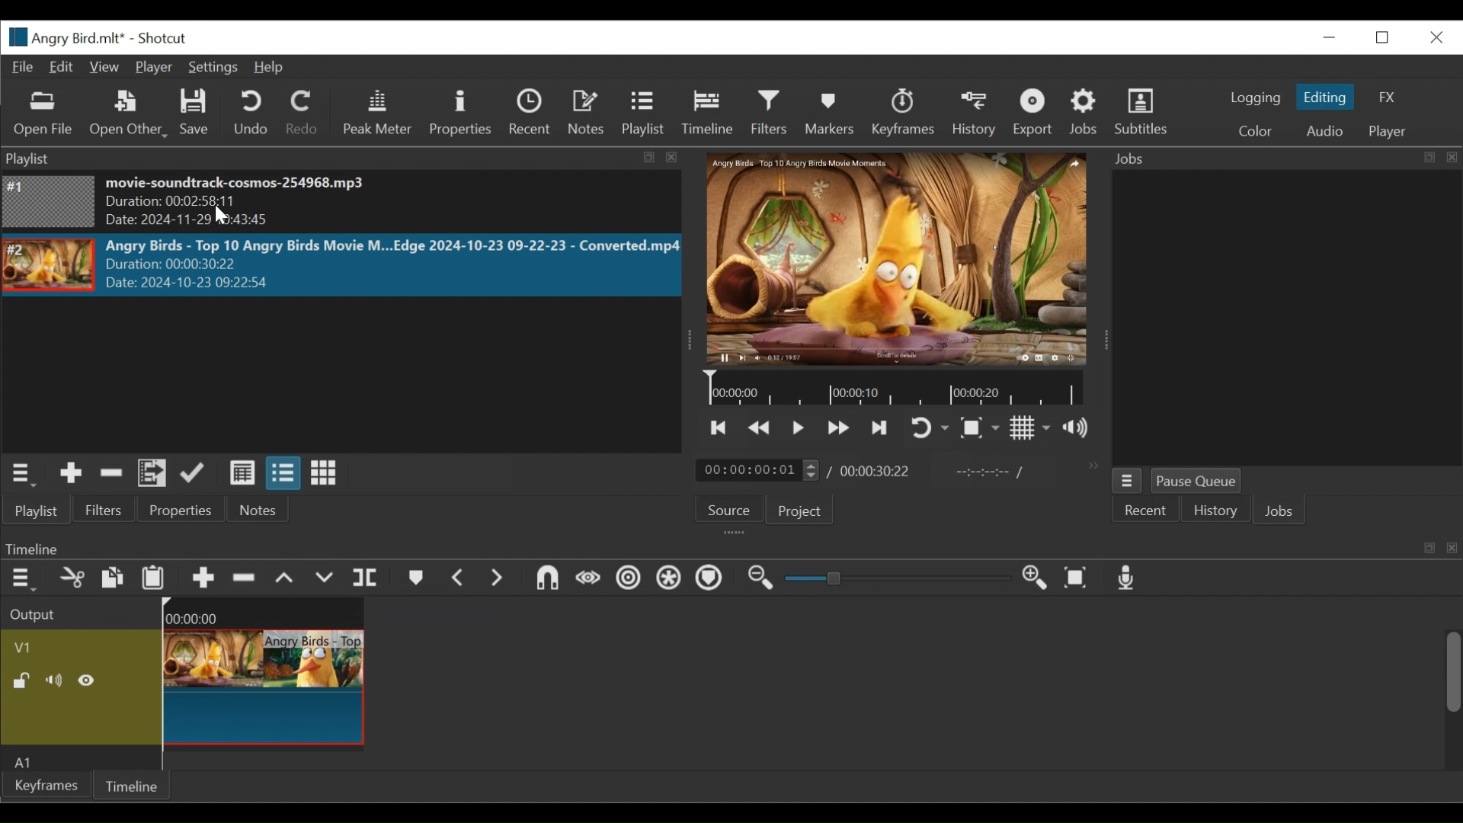 The height and width of the screenshot is (823, 1463). Describe the element at coordinates (872, 471) in the screenshot. I see `00:00:30:22(Total Duration)` at that location.